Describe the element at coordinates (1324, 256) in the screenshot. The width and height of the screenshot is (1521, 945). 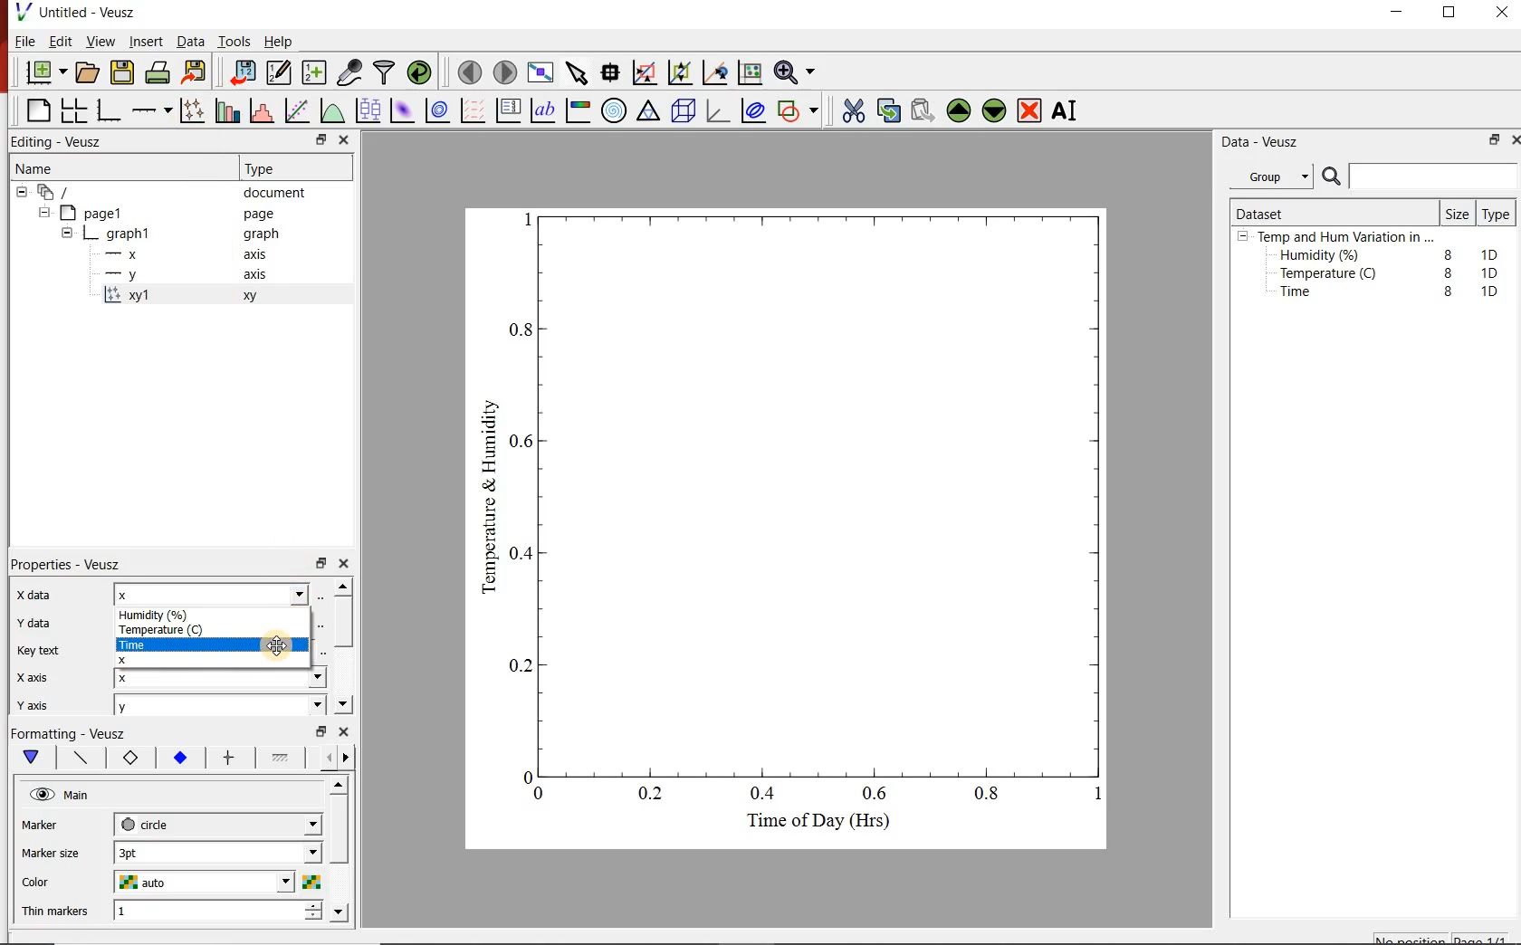
I see `Humidity (%)` at that location.